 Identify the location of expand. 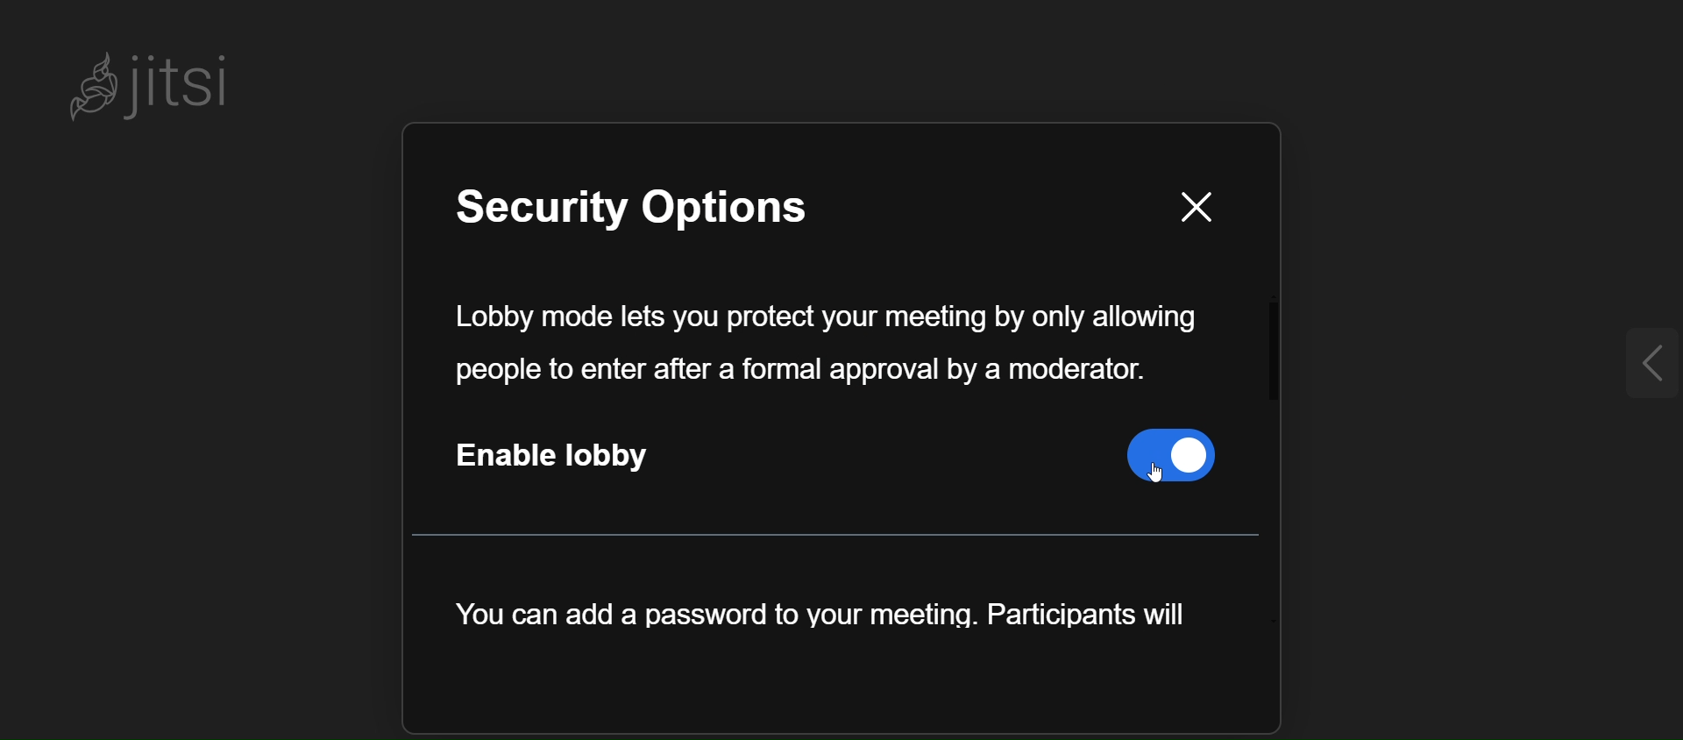
(1642, 365).